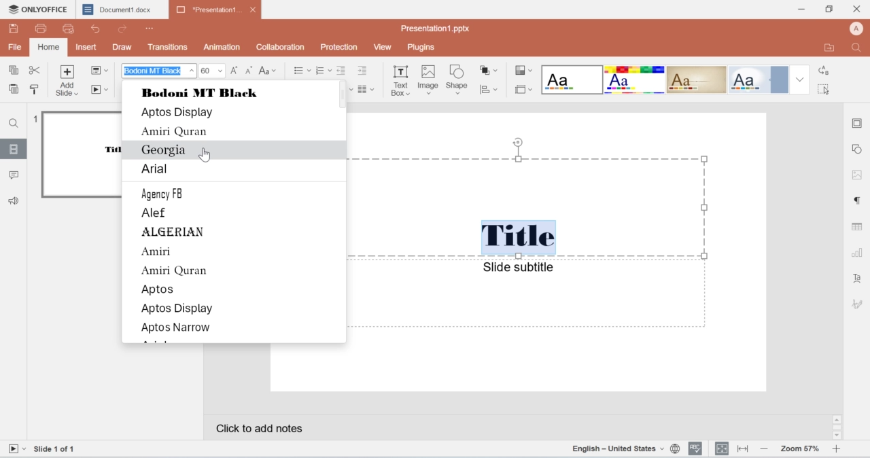 The height and width of the screenshot is (458, 870). Describe the element at coordinates (14, 151) in the screenshot. I see `slides` at that location.